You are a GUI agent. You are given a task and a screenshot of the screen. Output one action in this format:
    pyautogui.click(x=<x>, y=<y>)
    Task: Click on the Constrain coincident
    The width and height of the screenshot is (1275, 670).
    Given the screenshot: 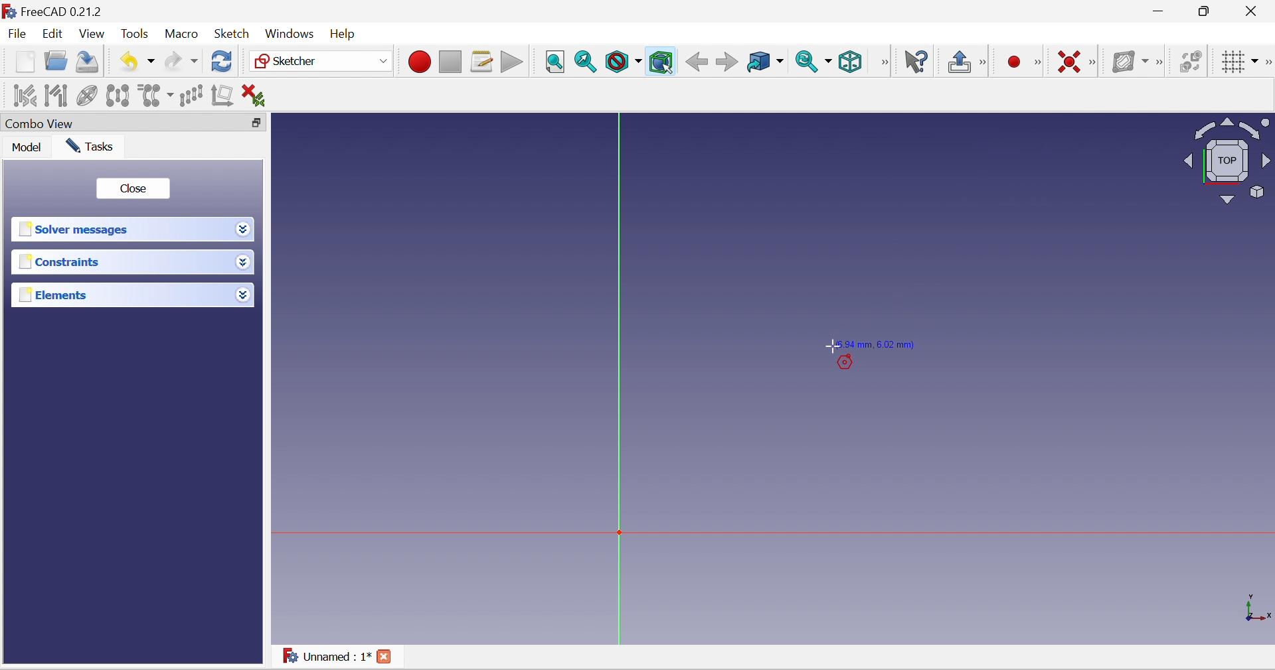 What is the action you would take?
    pyautogui.click(x=1070, y=62)
    